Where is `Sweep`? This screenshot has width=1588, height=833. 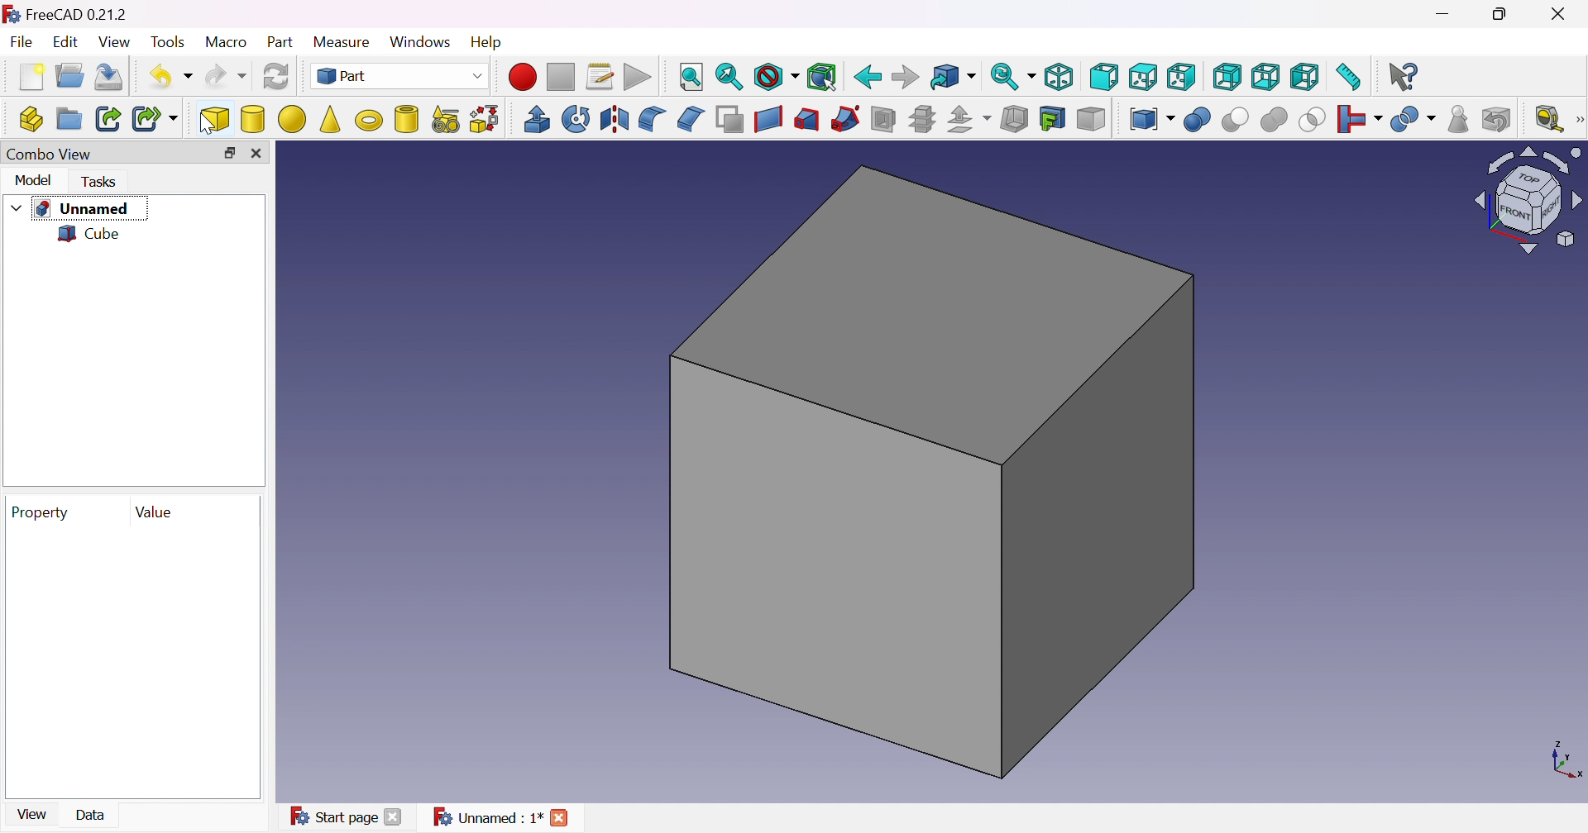
Sweep is located at coordinates (844, 118).